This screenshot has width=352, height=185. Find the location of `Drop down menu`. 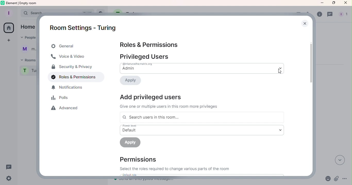

Drop down menu is located at coordinates (202, 68).